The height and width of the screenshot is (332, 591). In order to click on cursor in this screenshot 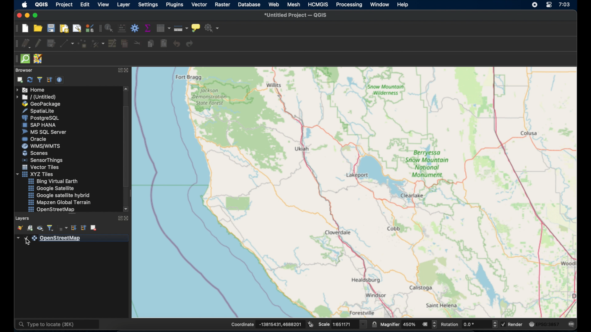, I will do `click(26, 244)`.